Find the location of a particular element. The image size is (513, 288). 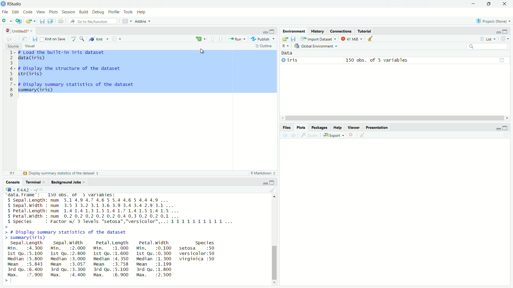

Search is located at coordinates (488, 46).